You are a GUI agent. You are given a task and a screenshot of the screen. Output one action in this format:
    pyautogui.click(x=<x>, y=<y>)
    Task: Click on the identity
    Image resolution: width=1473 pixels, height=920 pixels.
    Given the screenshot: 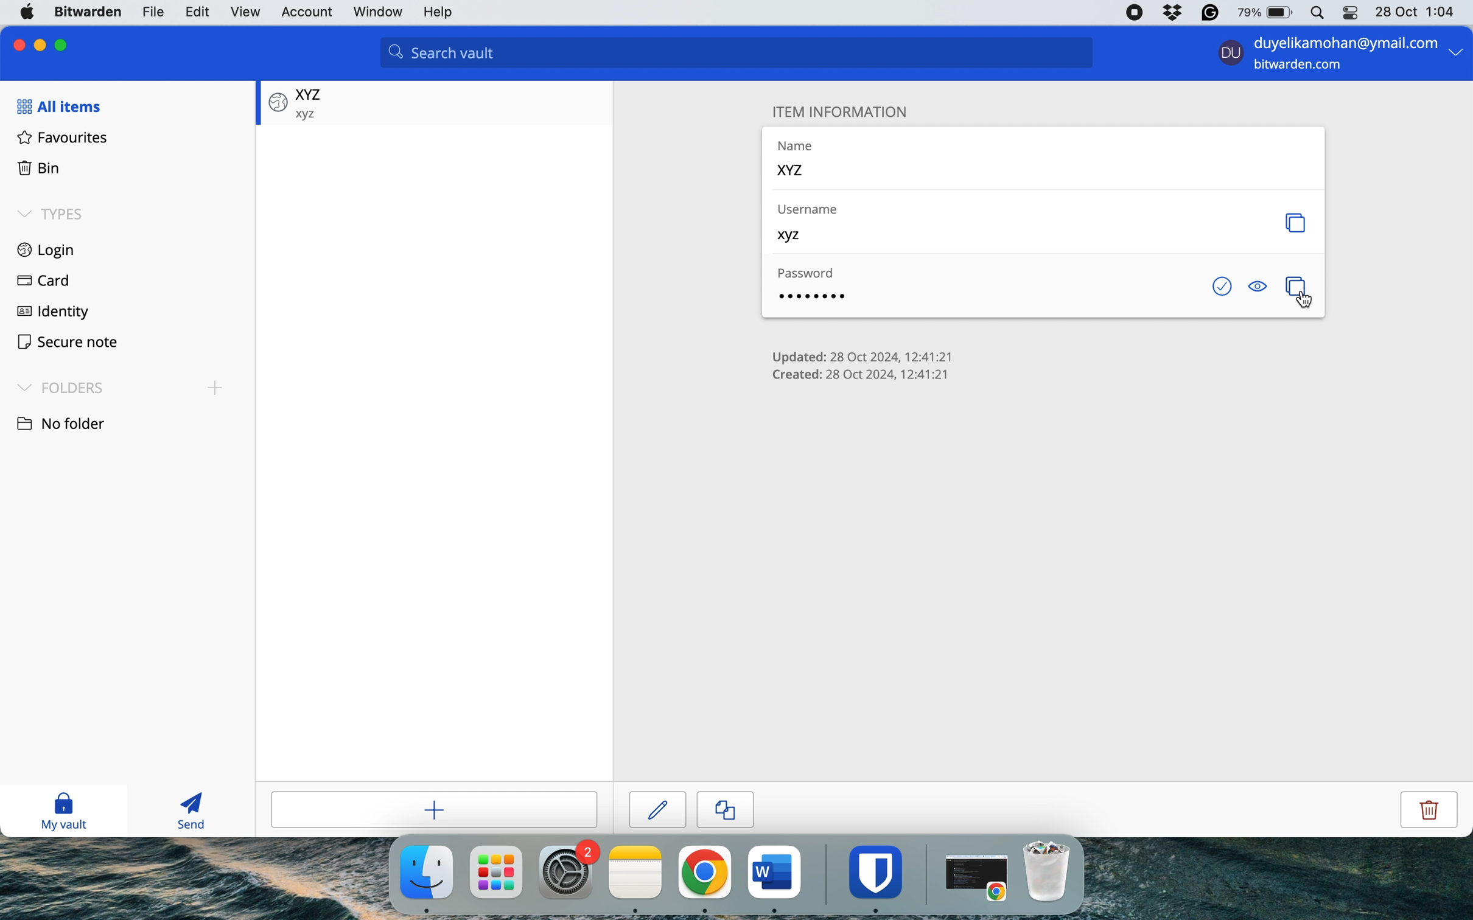 What is the action you would take?
    pyautogui.click(x=53, y=314)
    